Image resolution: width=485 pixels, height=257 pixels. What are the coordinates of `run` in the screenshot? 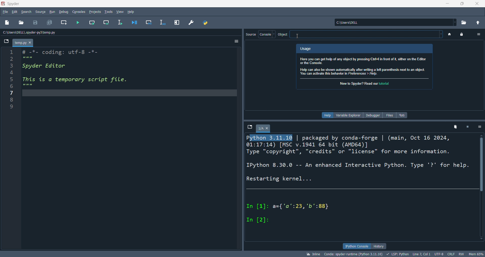 It's located at (51, 12).